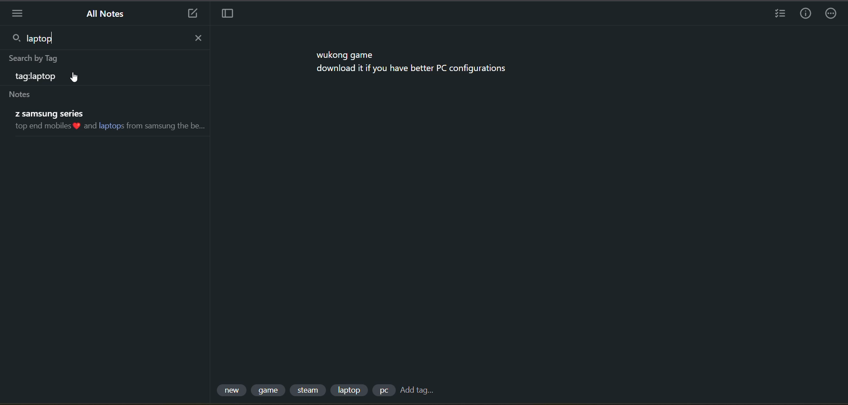  I want to click on matching tag, so click(37, 79).